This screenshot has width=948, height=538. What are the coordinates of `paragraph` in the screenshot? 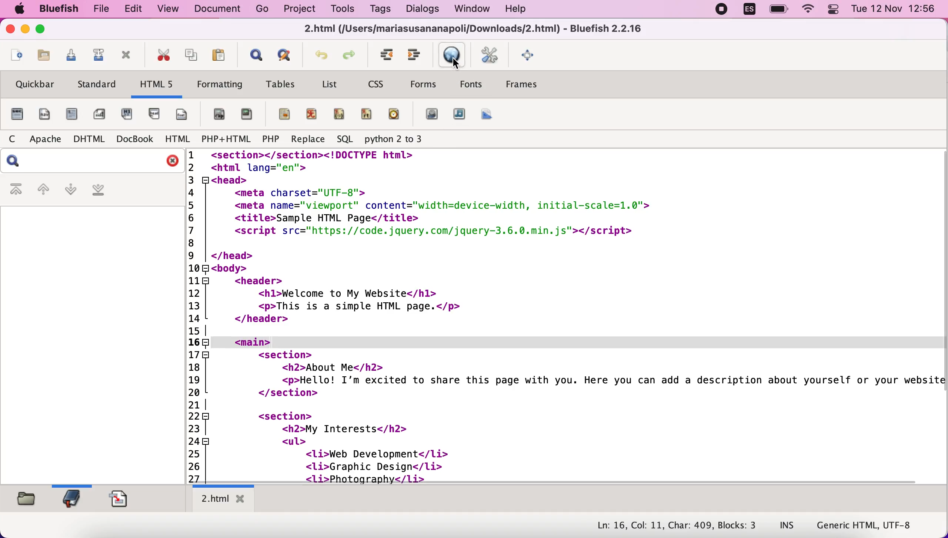 It's located at (128, 115).